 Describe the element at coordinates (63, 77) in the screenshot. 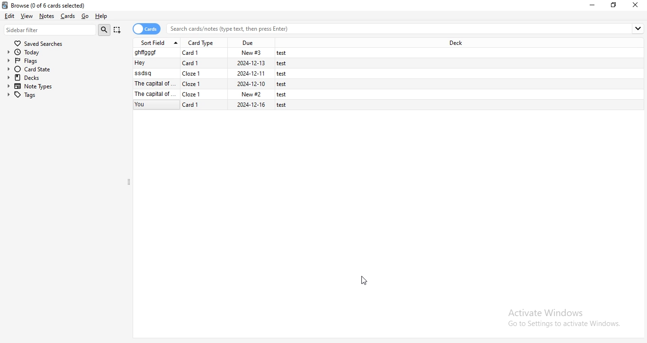

I see `decks` at that location.